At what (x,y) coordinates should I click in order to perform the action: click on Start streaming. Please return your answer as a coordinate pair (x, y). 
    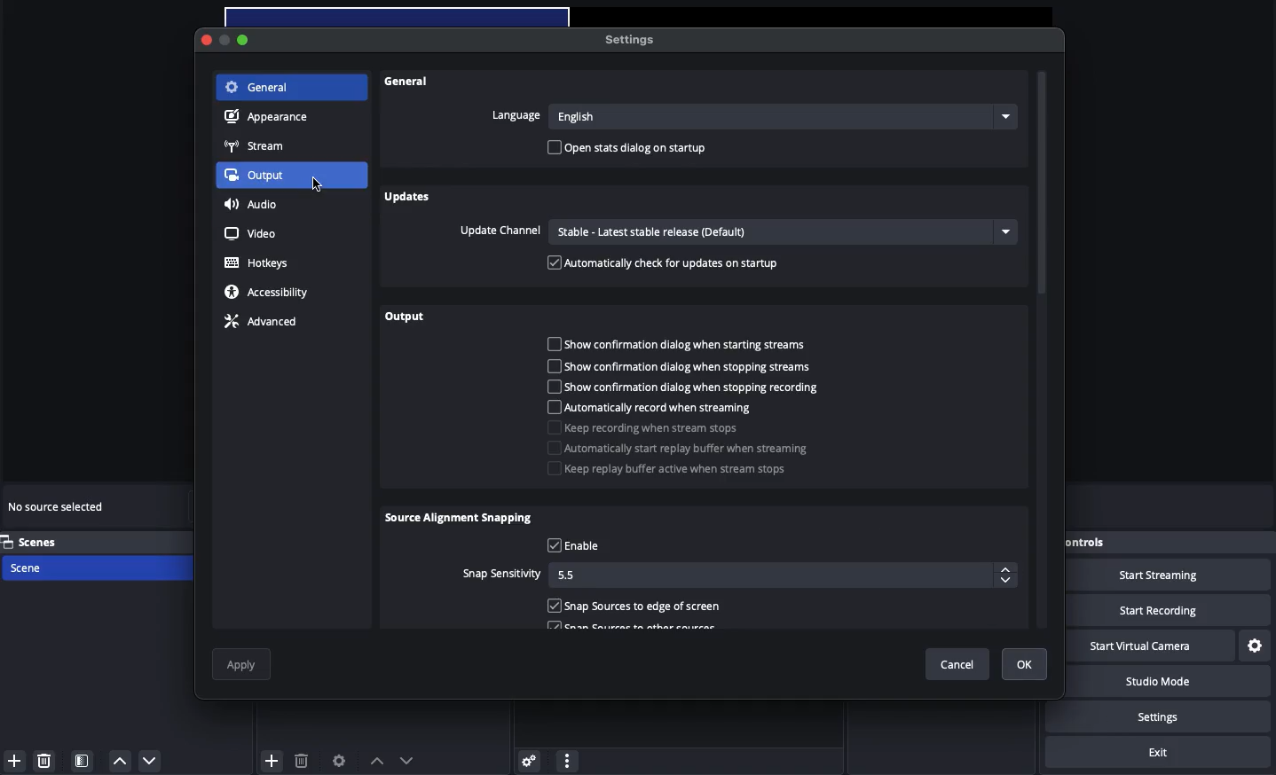
    Looking at the image, I should click on (1156, 575).